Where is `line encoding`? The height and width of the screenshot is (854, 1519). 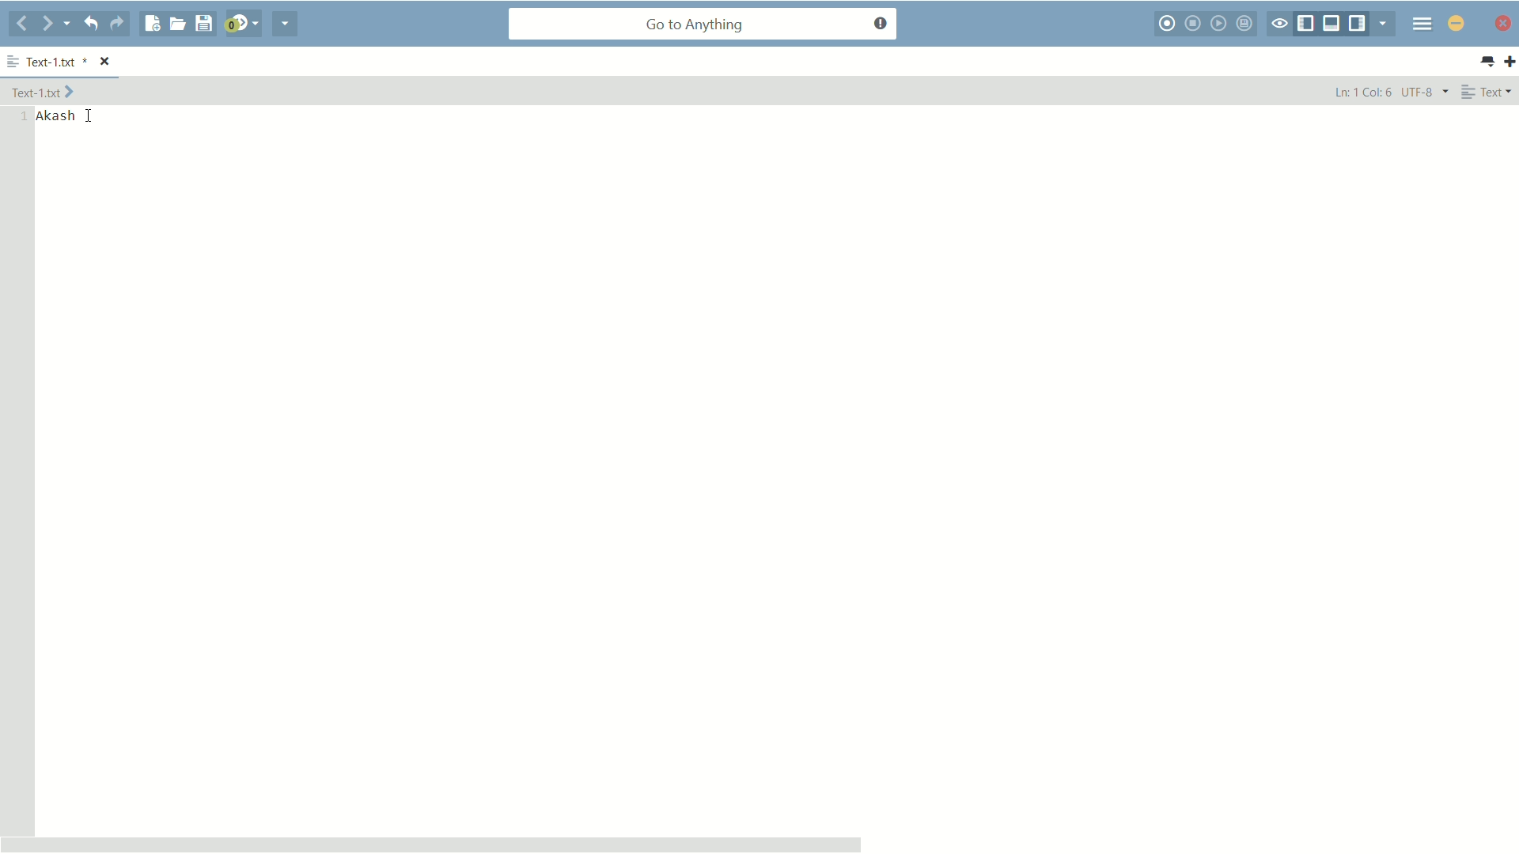 line encoding is located at coordinates (1426, 91).